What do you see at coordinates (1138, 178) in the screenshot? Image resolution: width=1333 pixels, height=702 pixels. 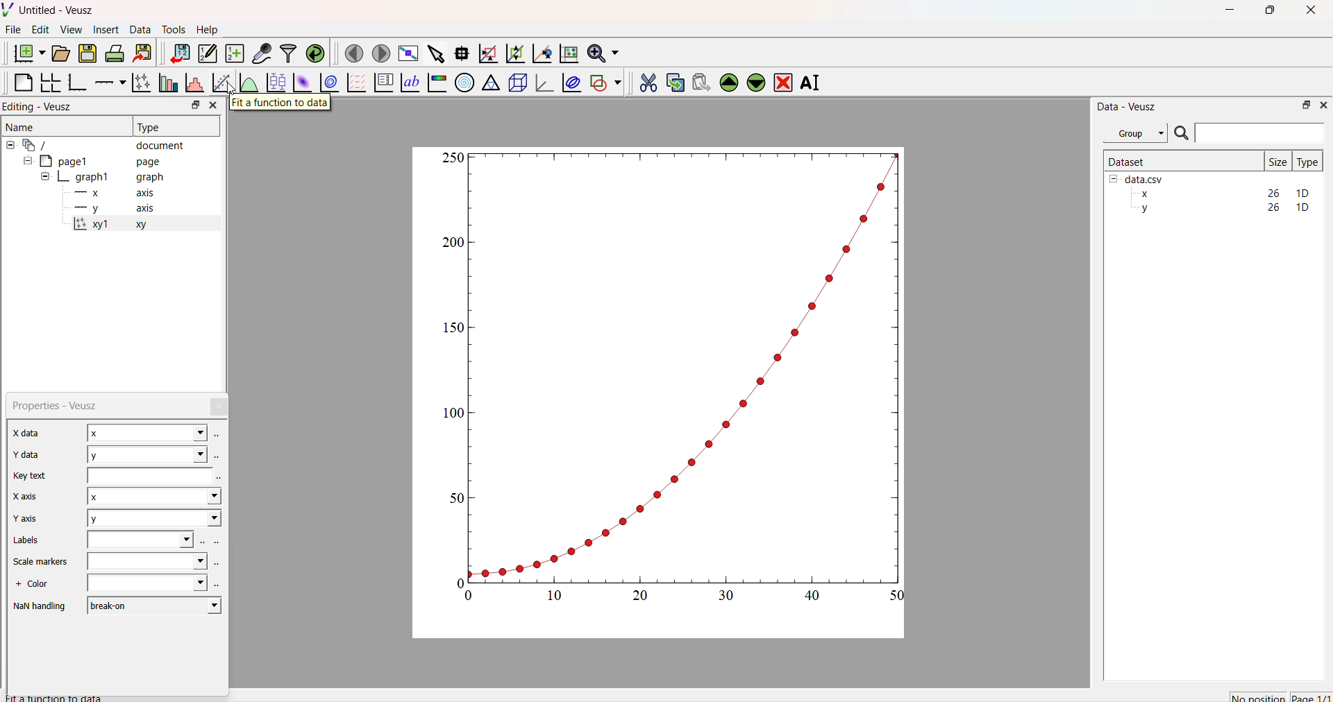 I see `data.csv` at bounding box center [1138, 178].